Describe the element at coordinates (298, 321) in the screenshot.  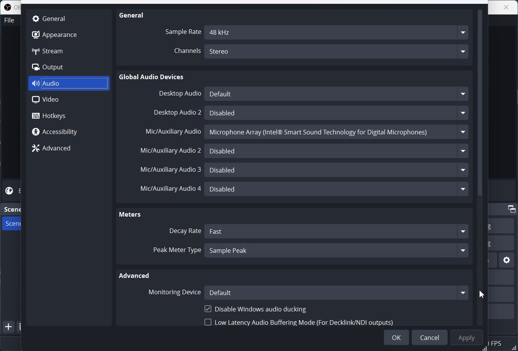
I see `Low Latency audio buffering Mode` at that location.